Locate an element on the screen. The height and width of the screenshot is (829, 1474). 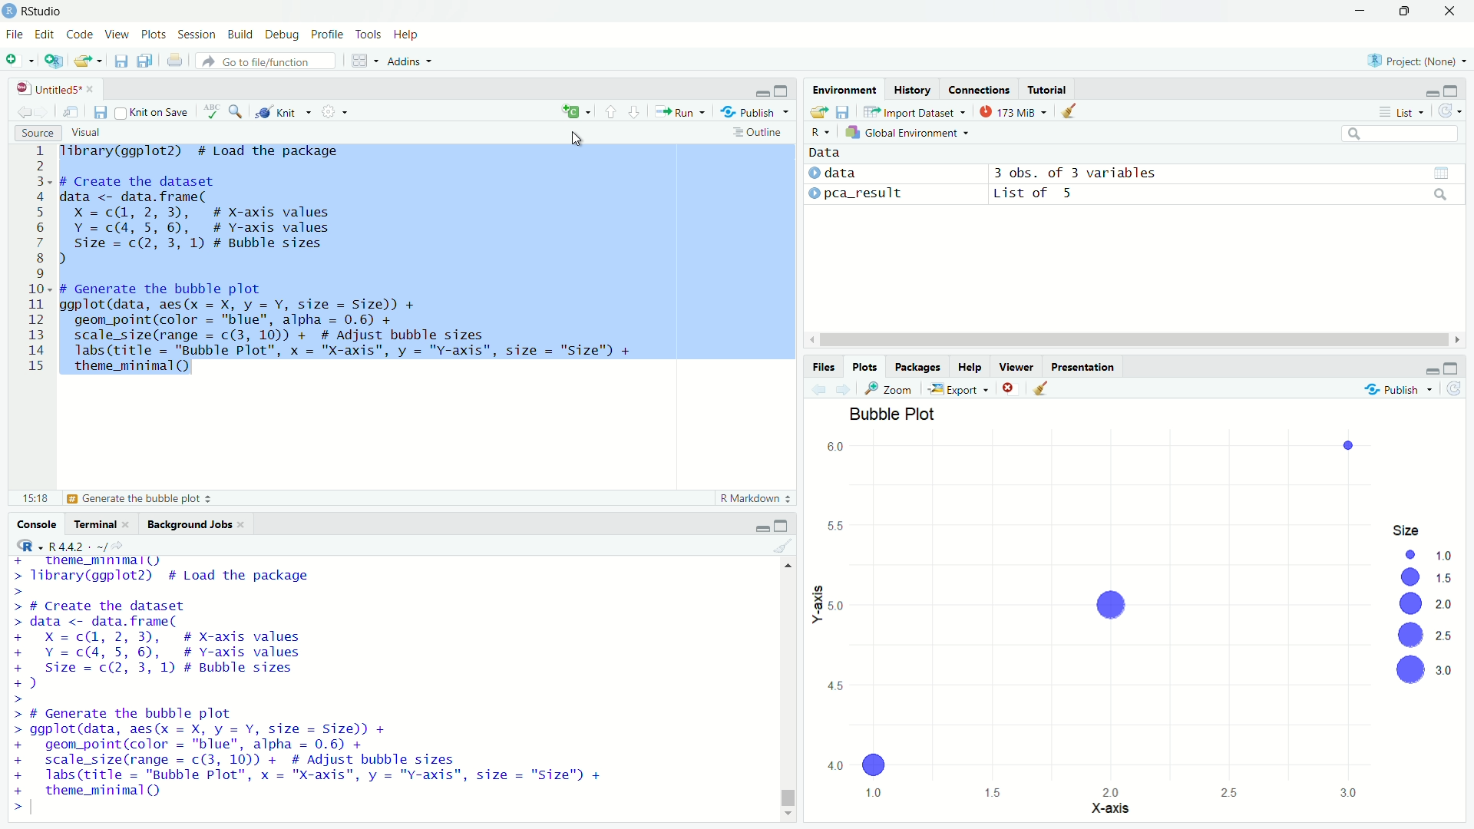
Tibrary(ggplot2) # Load the package

# Create the dataset

data <- data. frame(
X =c@, 2, 3), # X-axis values
Y =c(4,5, 6), # Y-axis values
Size = c(2, 3, 1) # Bubble sizes 1

)

# Generate the bubble plot

ggplot(data, aes(x = X, y = Y, size = Size)) +
geom_point(color = "blue", alpha = 0.6) +
scale_size(range = c(3, 10)) + # Adjust bubble sizes
labs (title = "Bubble Plot", x = "X-axis", y = "Y-axis", size = "Size") +
theme_minimal() is located at coordinates (361, 264).